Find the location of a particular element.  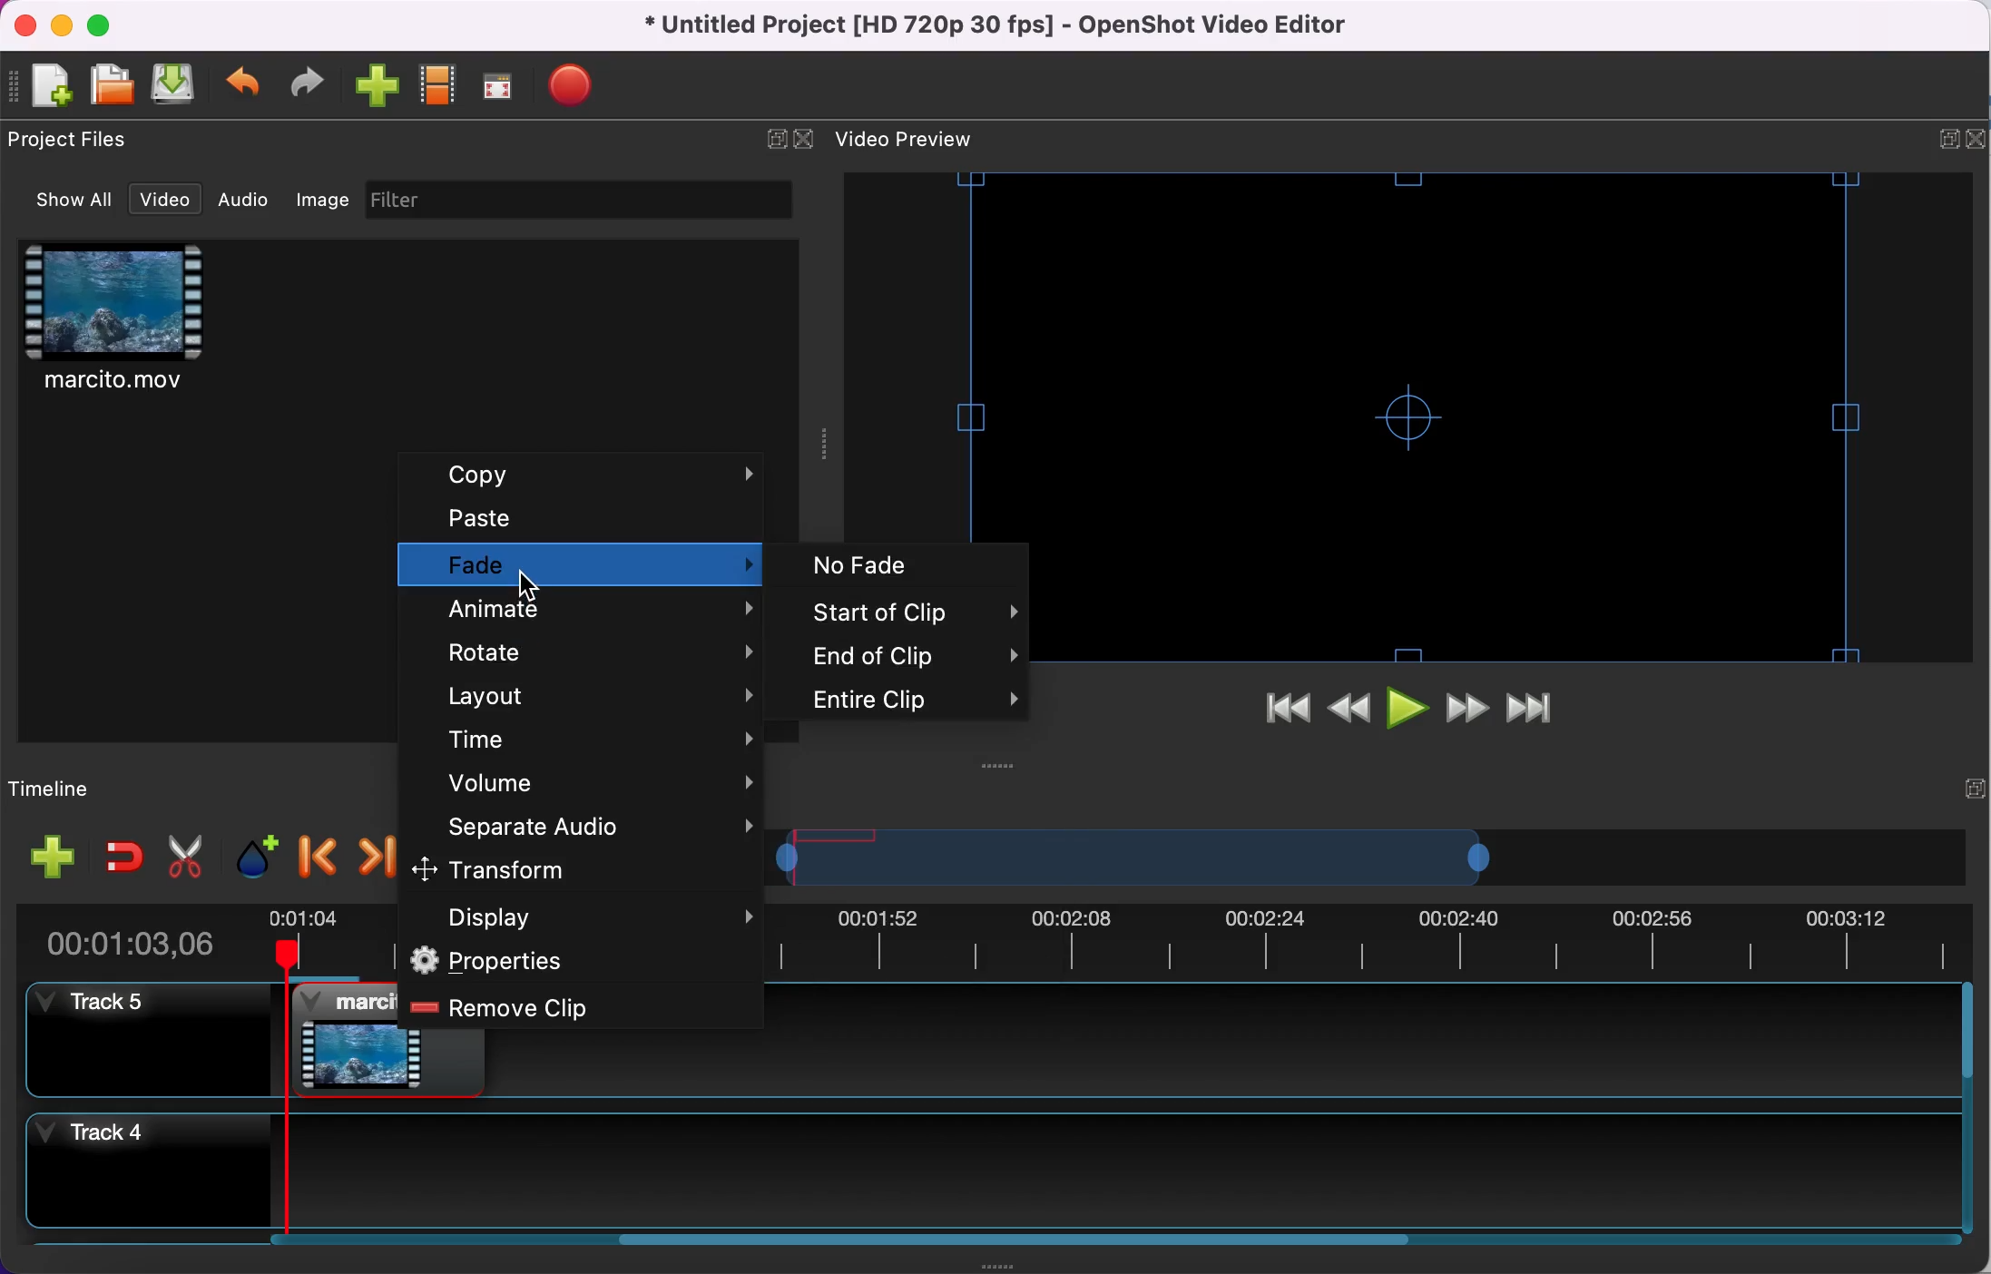

export file is located at coordinates (593, 86).